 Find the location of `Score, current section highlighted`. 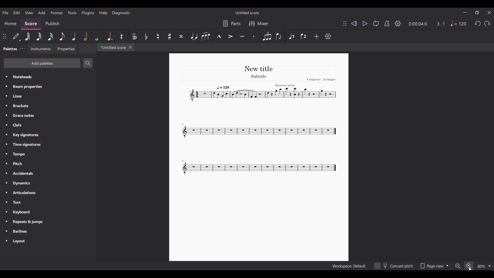

Score, current section highlighted is located at coordinates (31, 24).